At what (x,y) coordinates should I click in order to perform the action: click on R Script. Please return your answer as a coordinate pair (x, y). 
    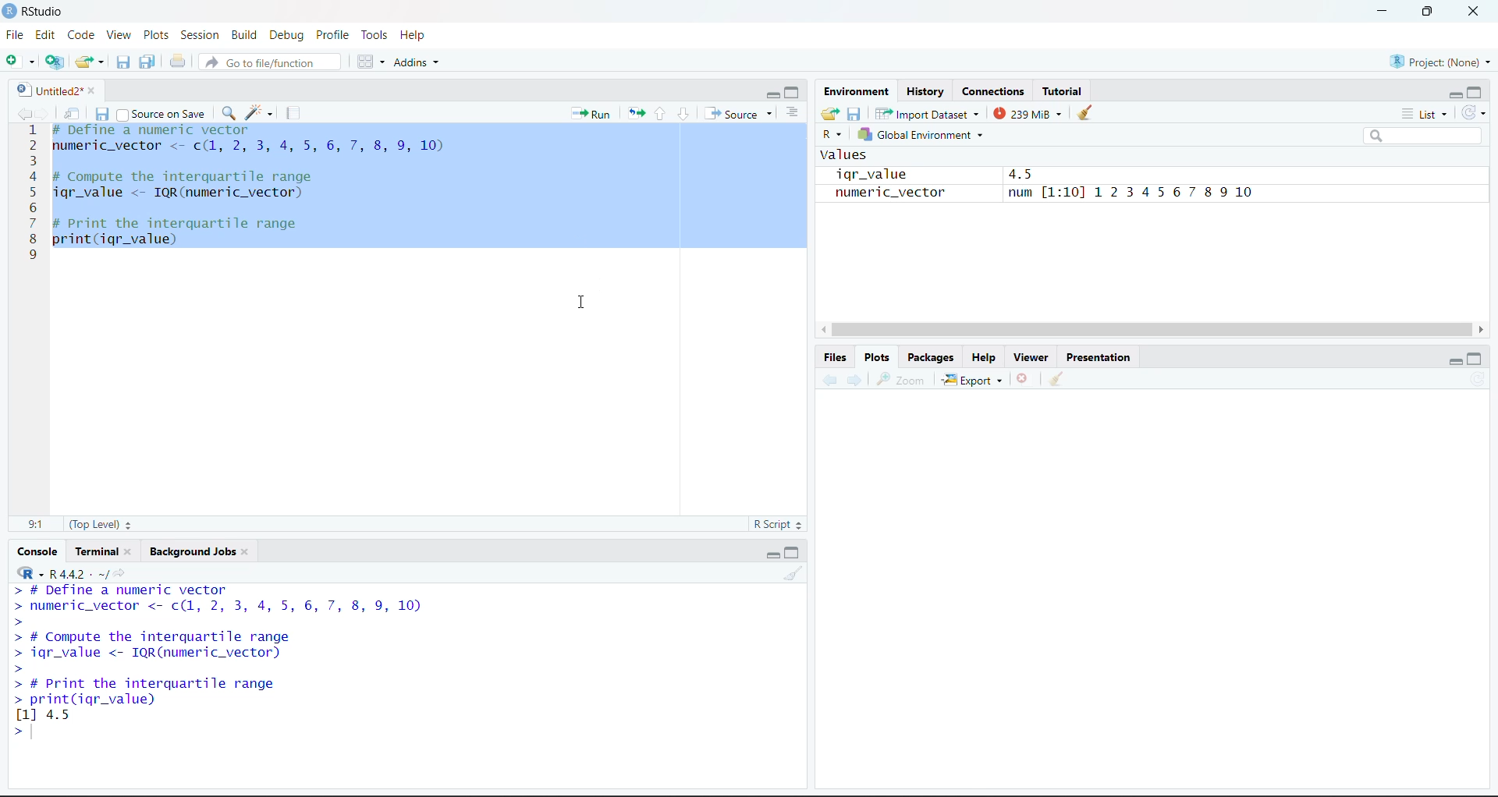
    Looking at the image, I should click on (778, 525).